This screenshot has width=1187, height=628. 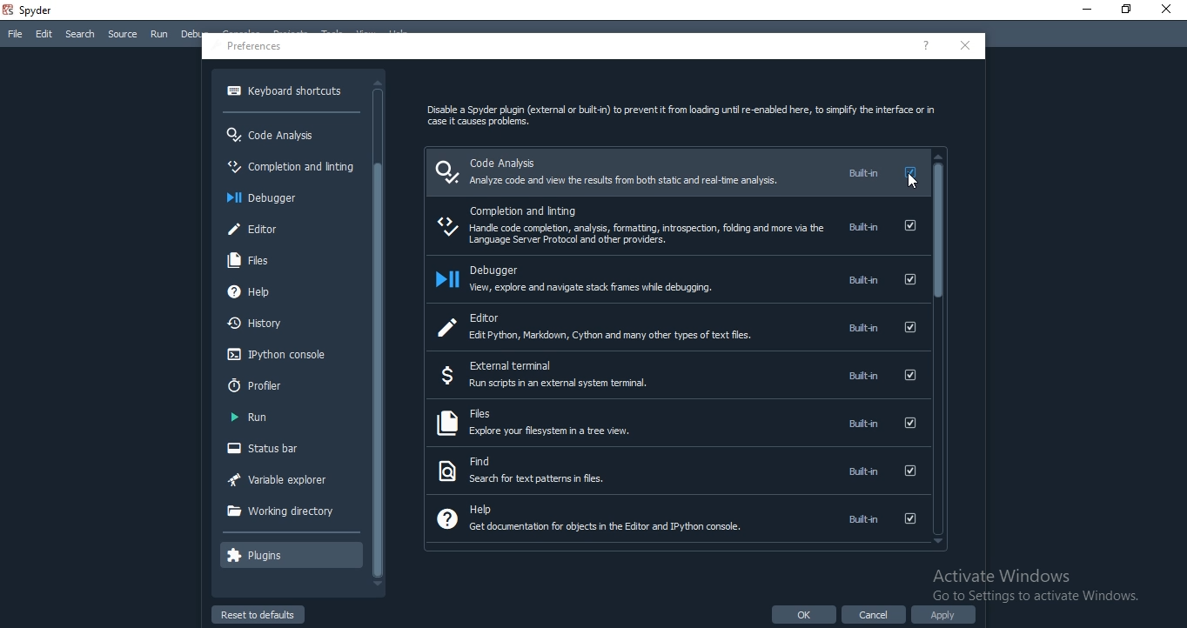 What do you see at coordinates (287, 258) in the screenshot?
I see `files` at bounding box center [287, 258].